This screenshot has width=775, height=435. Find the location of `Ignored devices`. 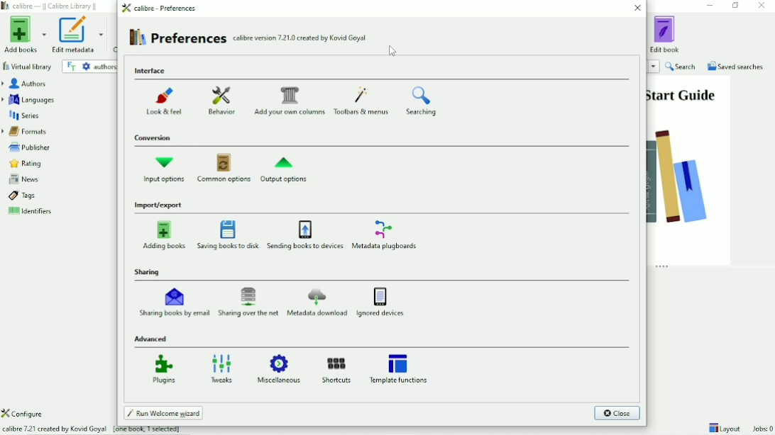

Ignored devices is located at coordinates (382, 302).